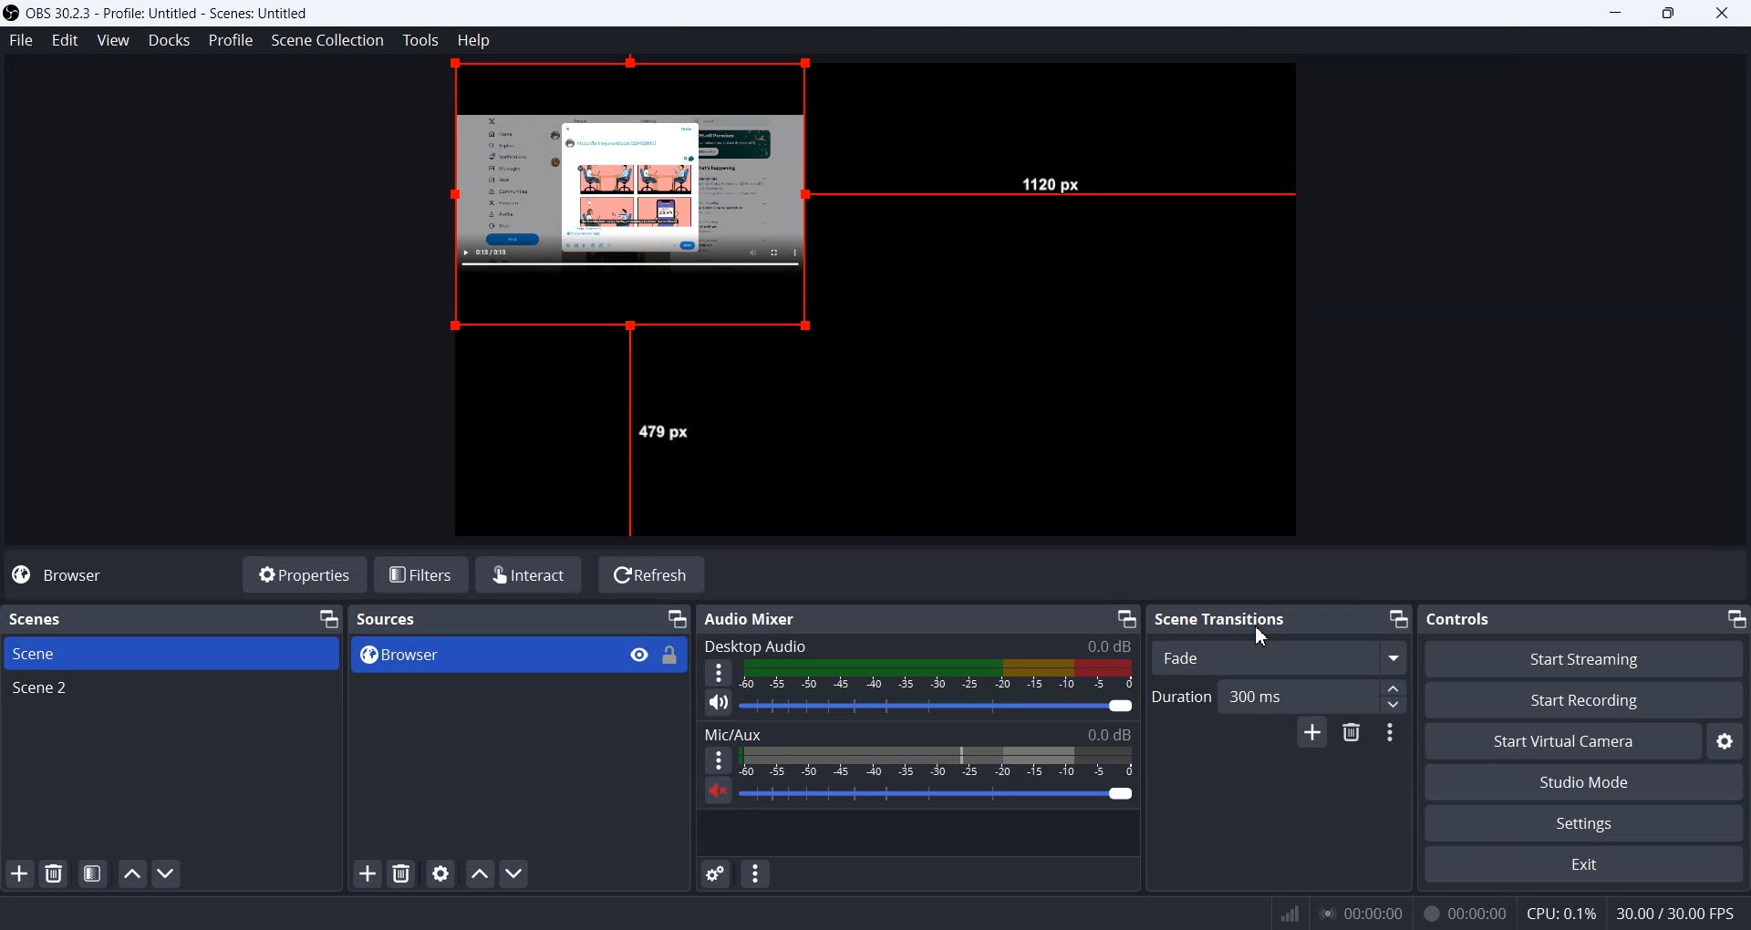 The width and height of the screenshot is (1751, 930). Describe the element at coordinates (171, 690) in the screenshot. I see `Scene 2` at that location.